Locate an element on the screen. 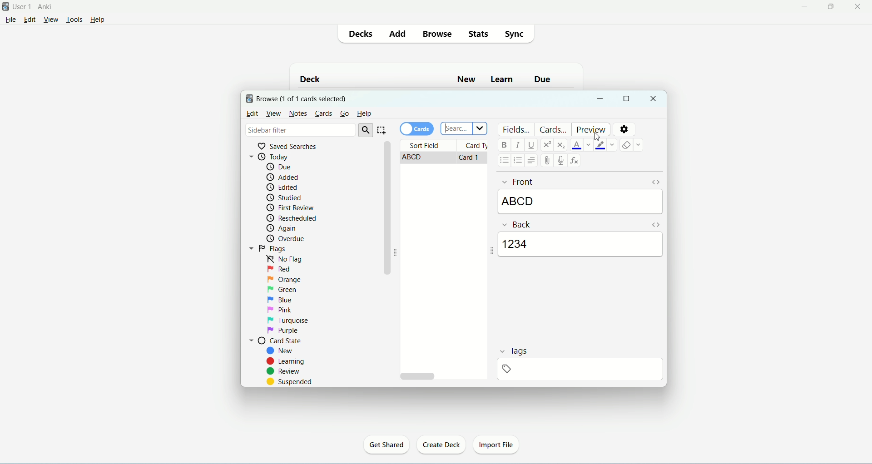 This screenshot has width=872, height=464. unordered list is located at coordinates (503, 160).